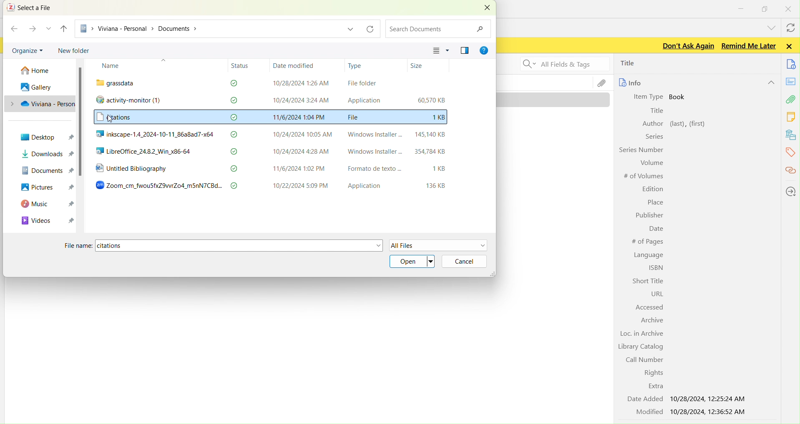 The width and height of the screenshot is (800, 424). What do you see at coordinates (792, 135) in the screenshot?
I see `library` at bounding box center [792, 135].